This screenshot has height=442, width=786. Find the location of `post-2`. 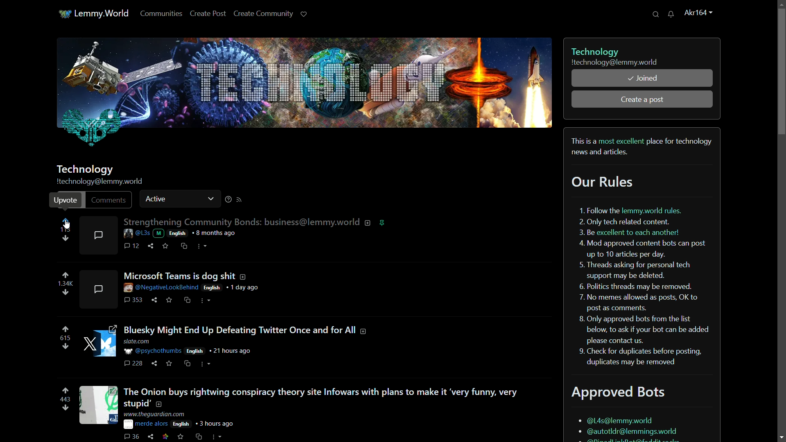

post-2 is located at coordinates (189, 274).